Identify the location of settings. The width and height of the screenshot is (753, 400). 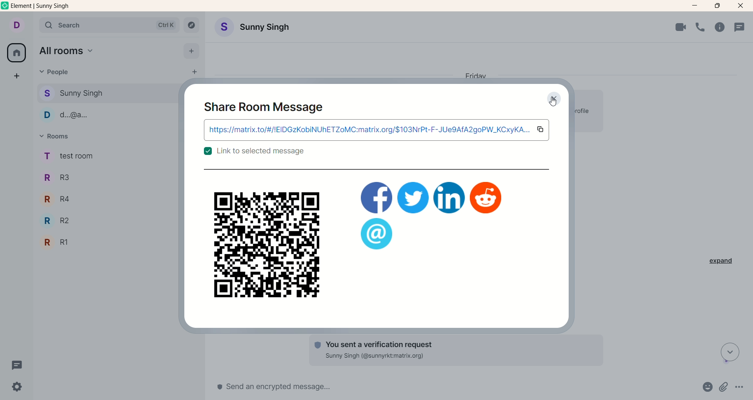
(20, 387).